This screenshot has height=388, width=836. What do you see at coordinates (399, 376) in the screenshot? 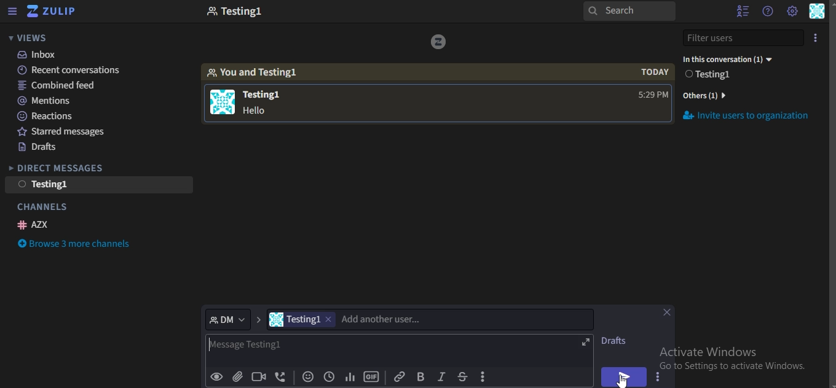
I see `link` at bounding box center [399, 376].